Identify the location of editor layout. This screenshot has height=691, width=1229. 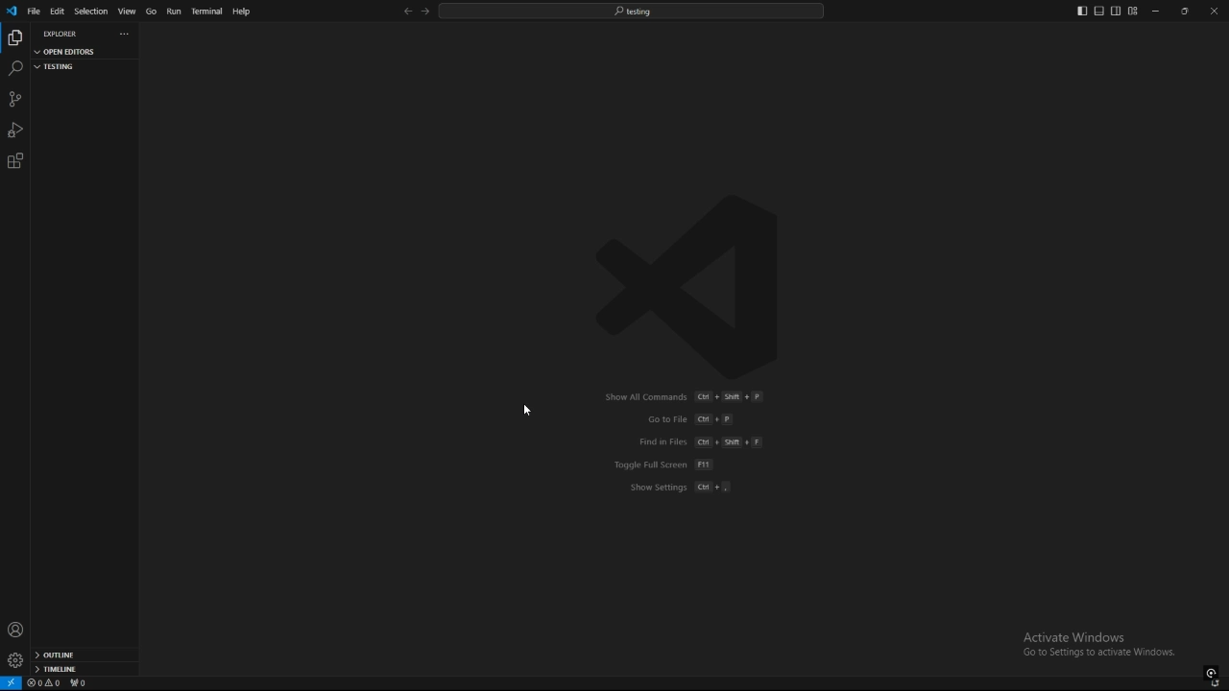
(1107, 11).